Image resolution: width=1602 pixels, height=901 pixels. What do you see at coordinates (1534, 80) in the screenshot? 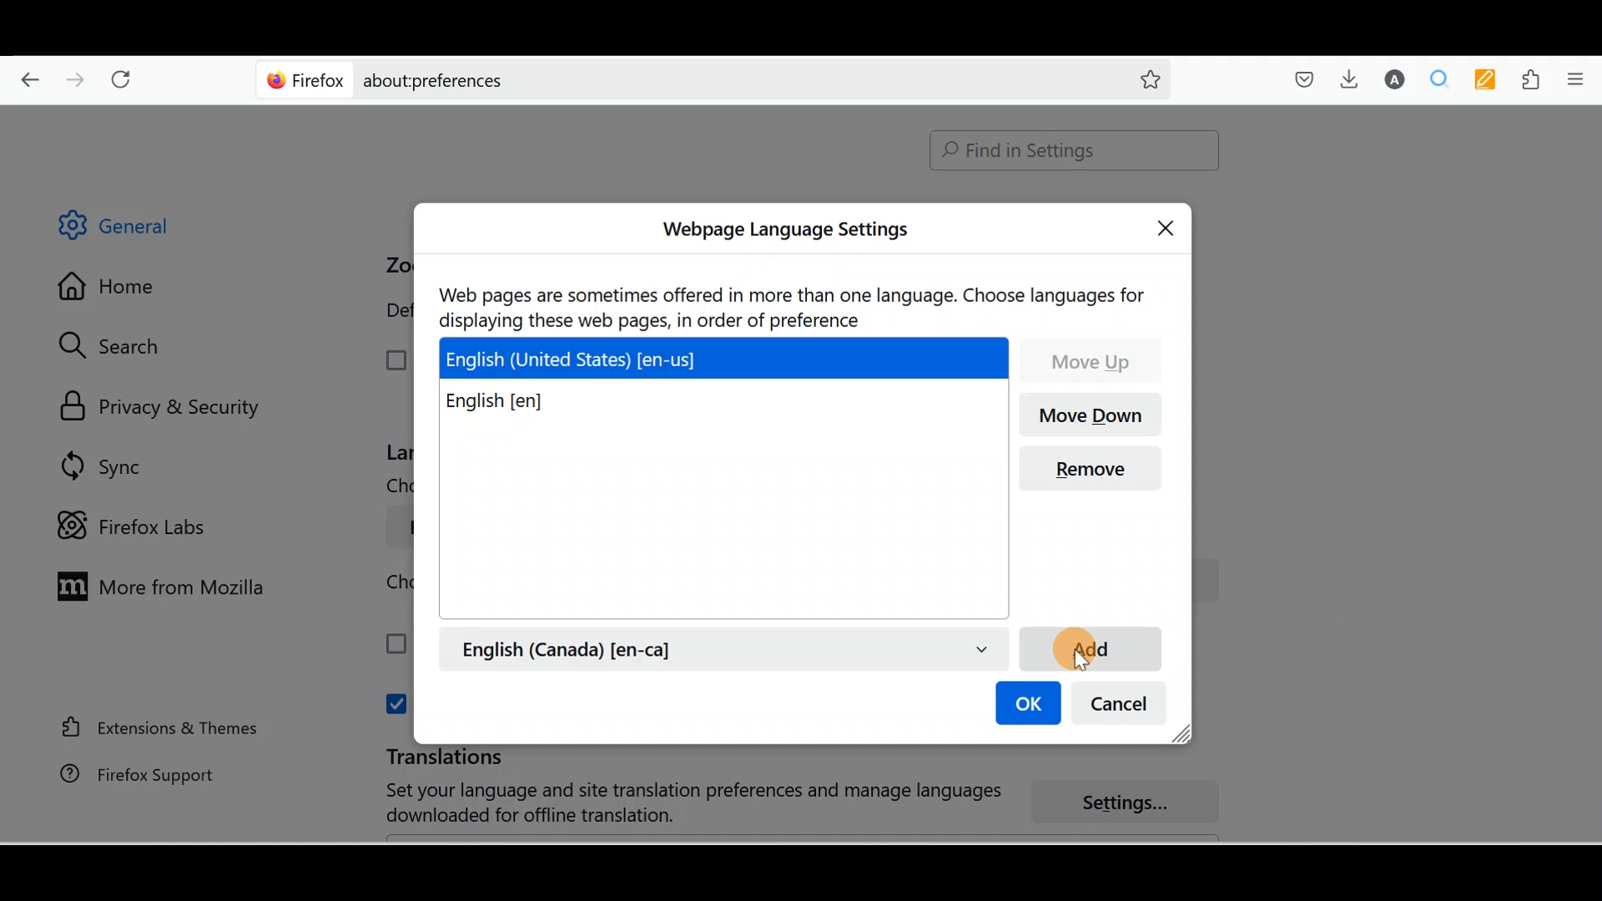
I see `Extensions` at bounding box center [1534, 80].